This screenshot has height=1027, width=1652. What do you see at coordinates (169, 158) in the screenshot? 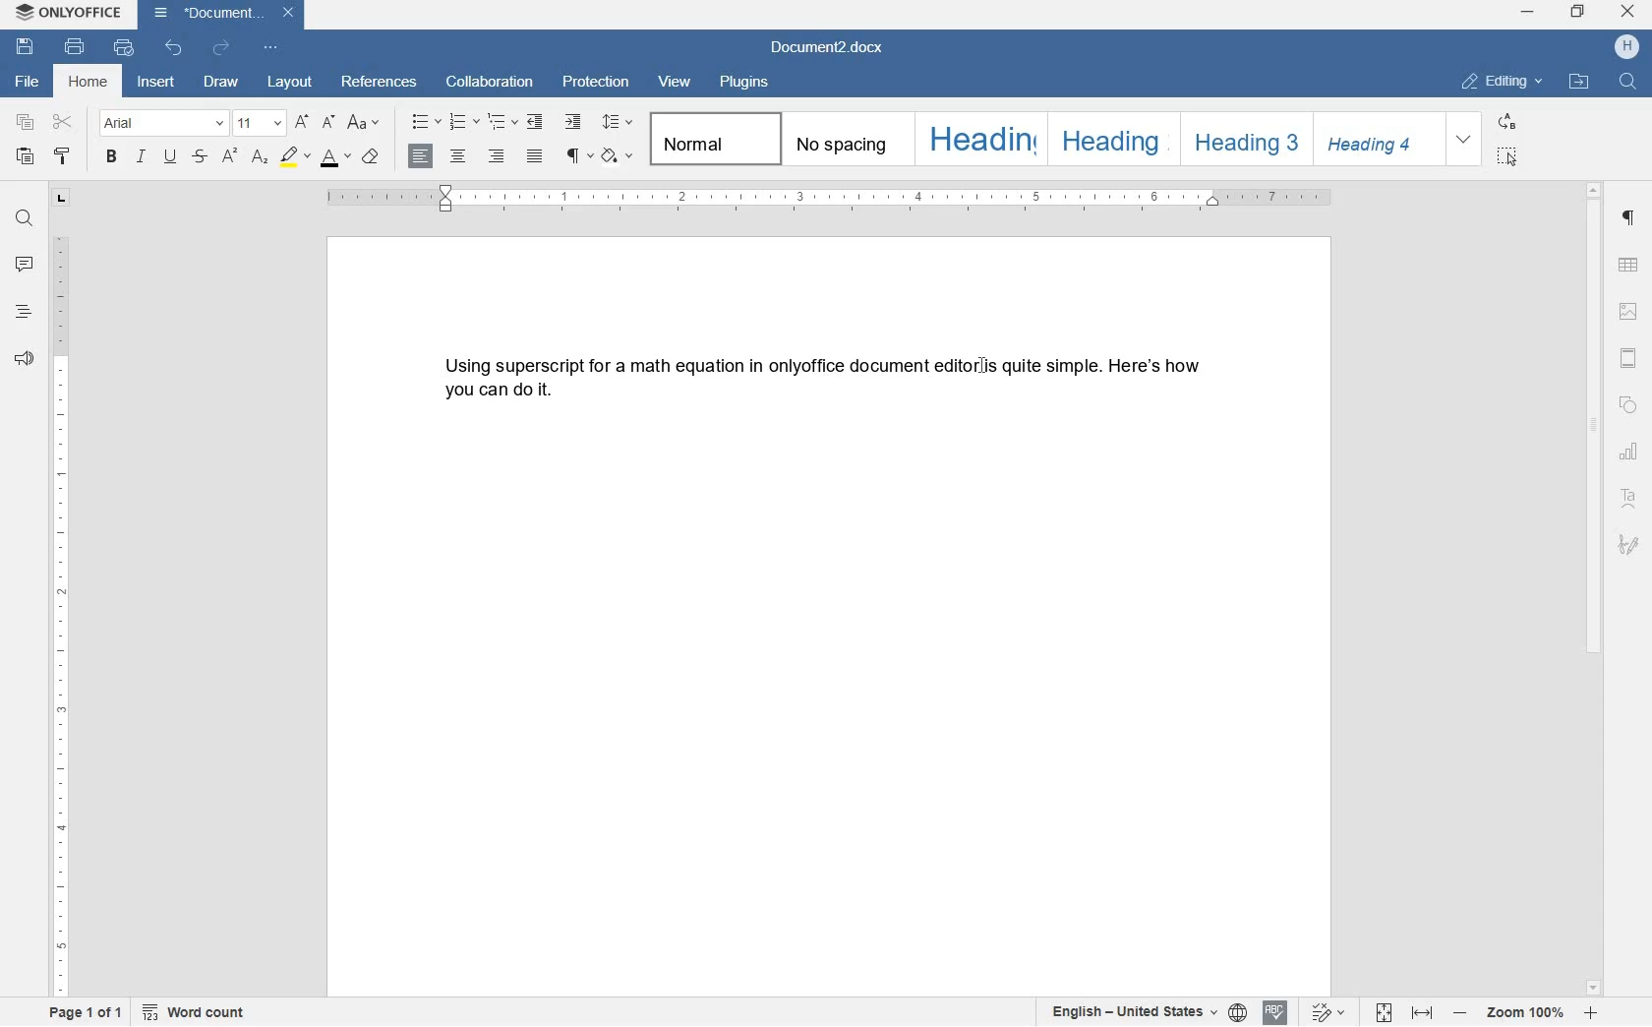
I see `underline` at bounding box center [169, 158].